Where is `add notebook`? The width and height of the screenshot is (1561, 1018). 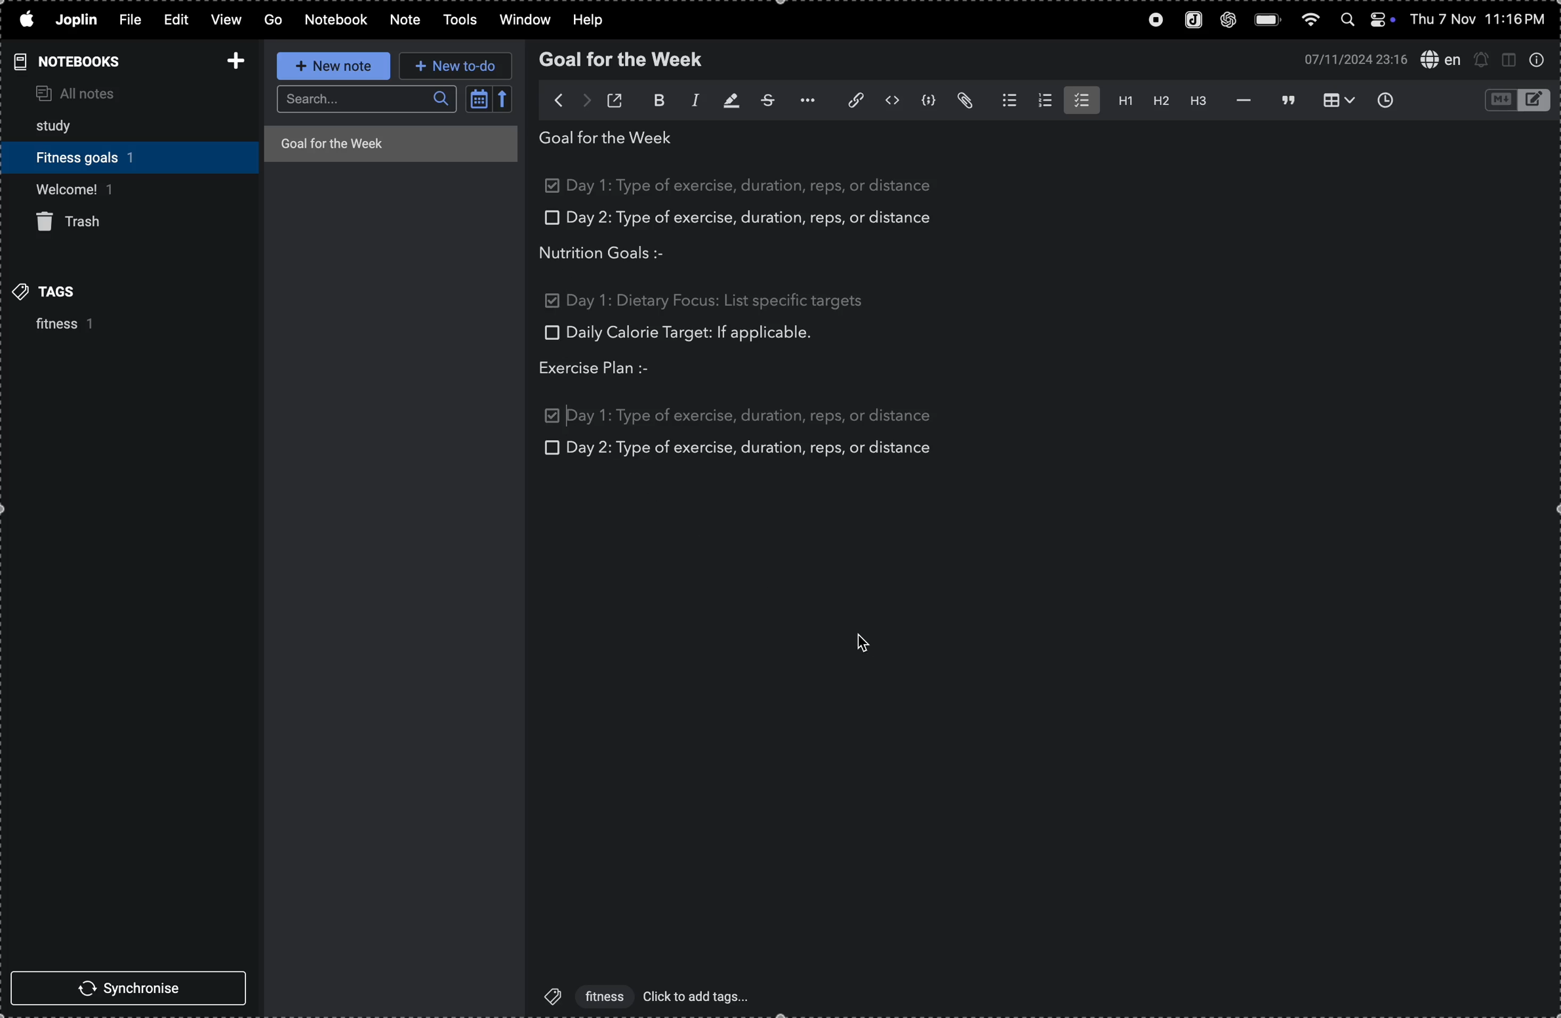 add notebook is located at coordinates (231, 60).